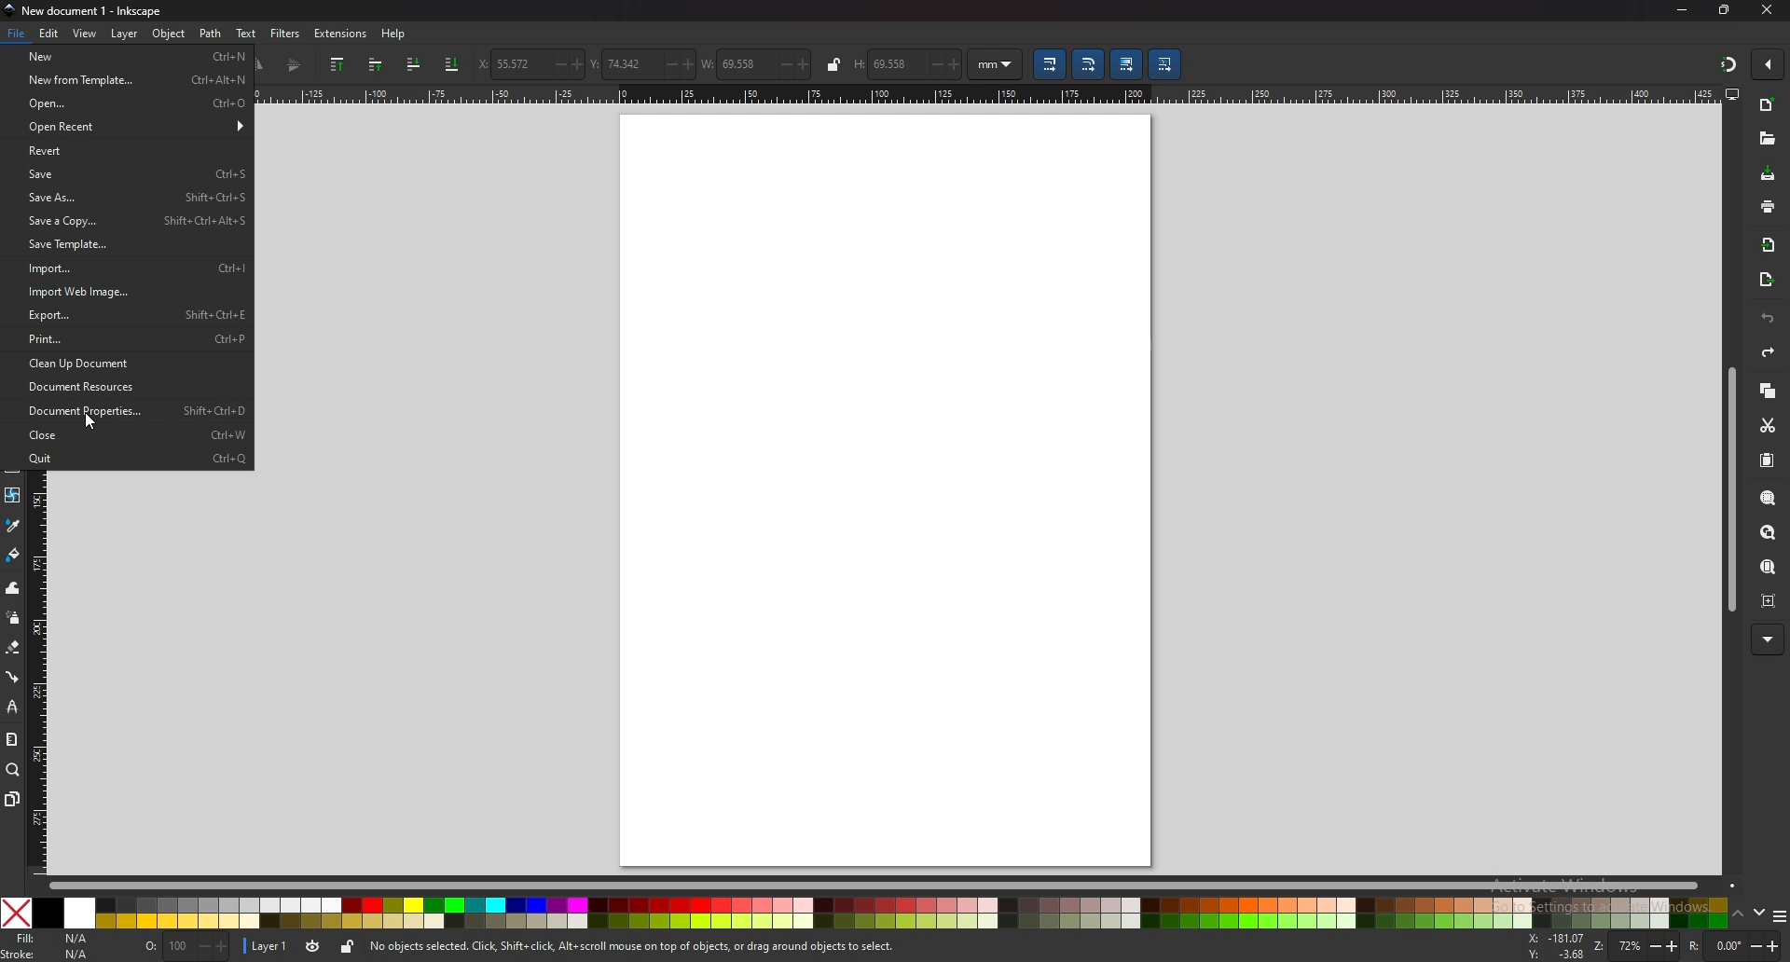 This screenshot has width=1790, height=962. Describe the element at coordinates (13, 554) in the screenshot. I see `paint bucket` at that location.